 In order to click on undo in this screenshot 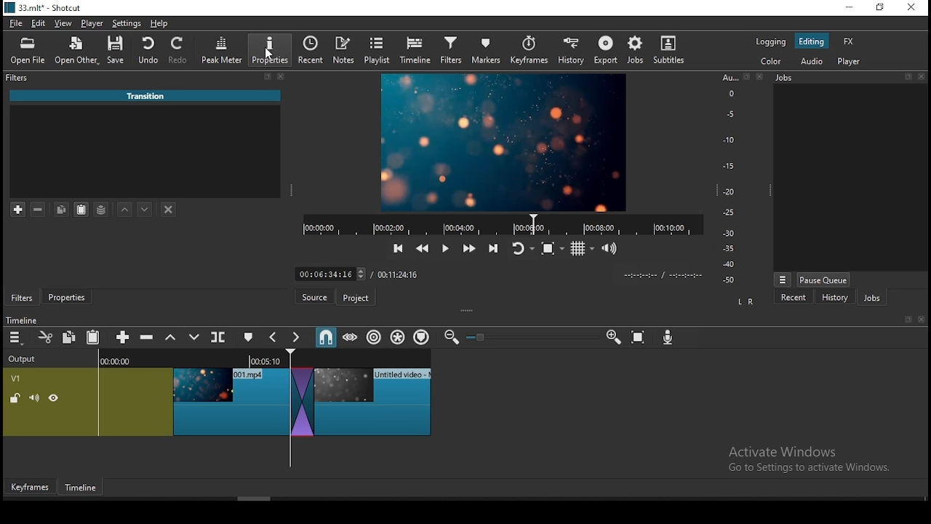, I will do `click(149, 51)`.